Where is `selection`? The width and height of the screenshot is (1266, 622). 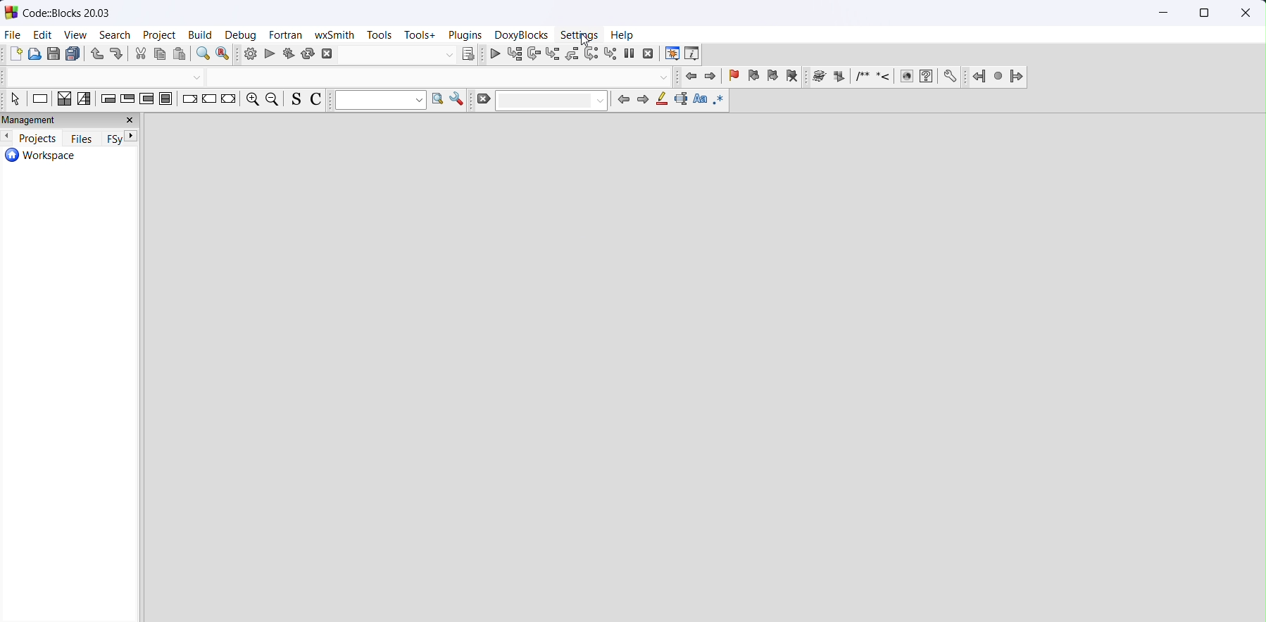 selection is located at coordinates (87, 100).